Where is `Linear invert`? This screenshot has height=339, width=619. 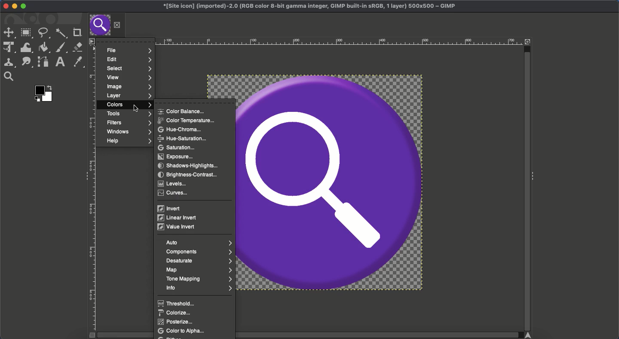
Linear invert is located at coordinates (178, 217).